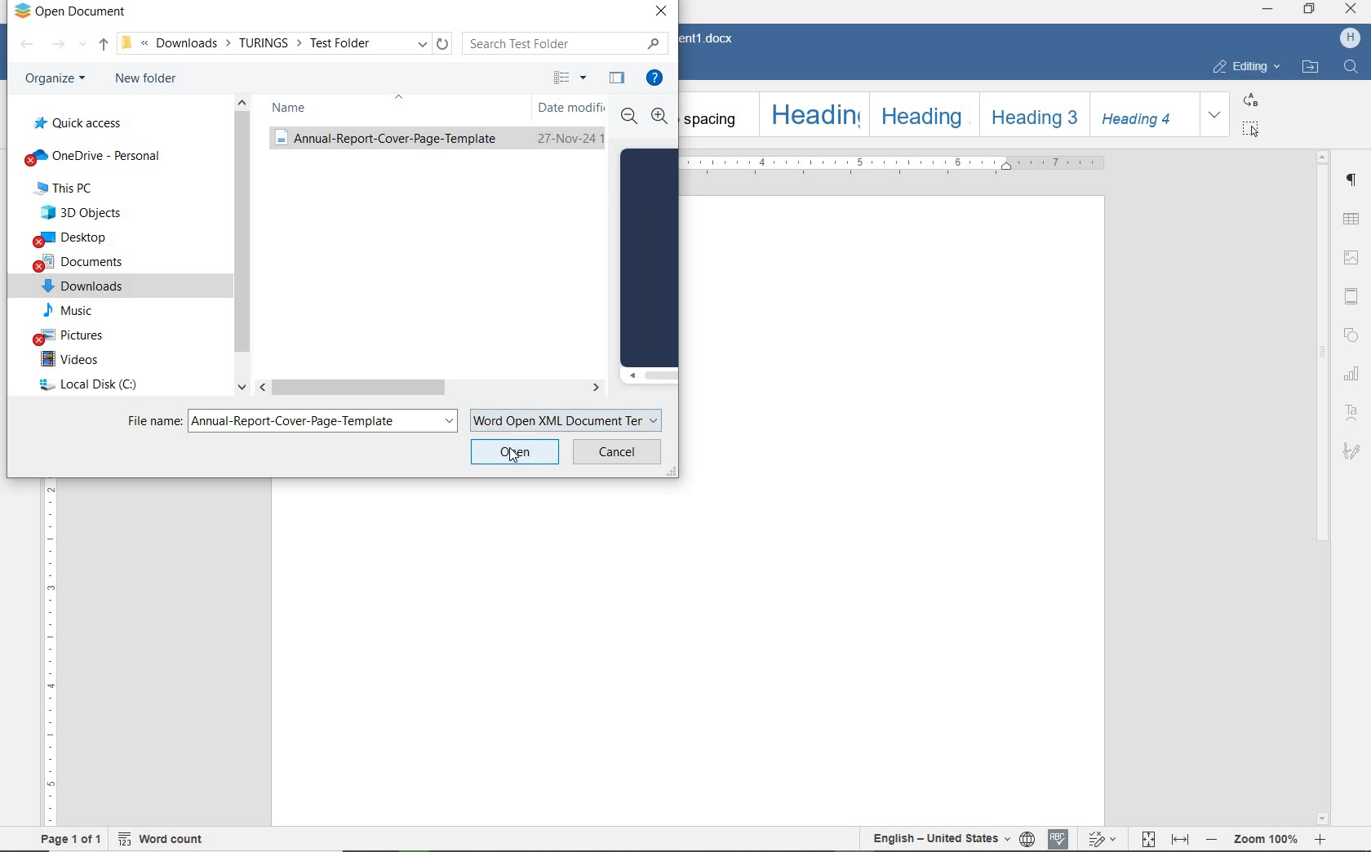  What do you see at coordinates (84, 287) in the screenshot?
I see `downloads` at bounding box center [84, 287].